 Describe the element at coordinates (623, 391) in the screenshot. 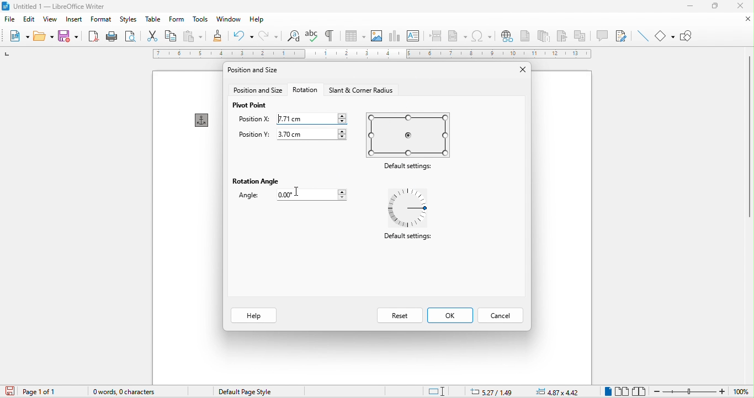

I see `multiple page view` at that location.